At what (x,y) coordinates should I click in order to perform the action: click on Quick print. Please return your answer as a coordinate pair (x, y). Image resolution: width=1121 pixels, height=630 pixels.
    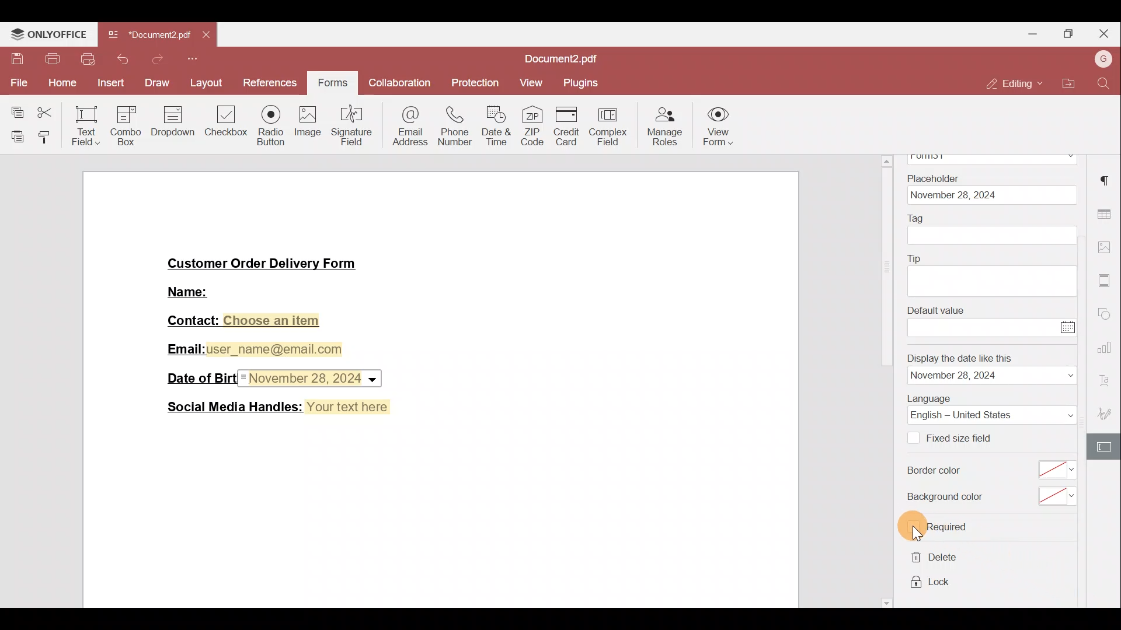
    Looking at the image, I should click on (87, 58).